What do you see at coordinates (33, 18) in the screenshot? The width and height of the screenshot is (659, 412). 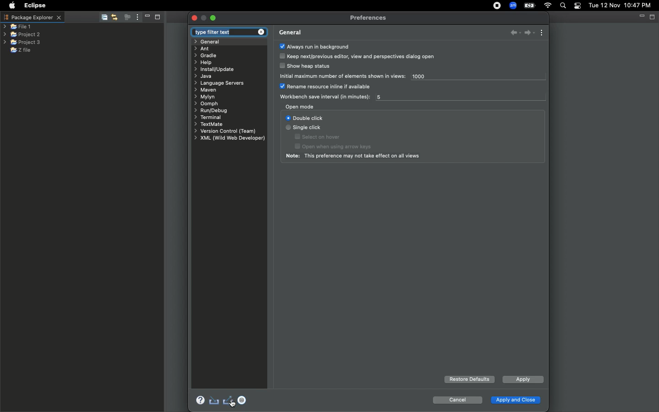 I see `Package explorer` at bounding box center [33, 18].